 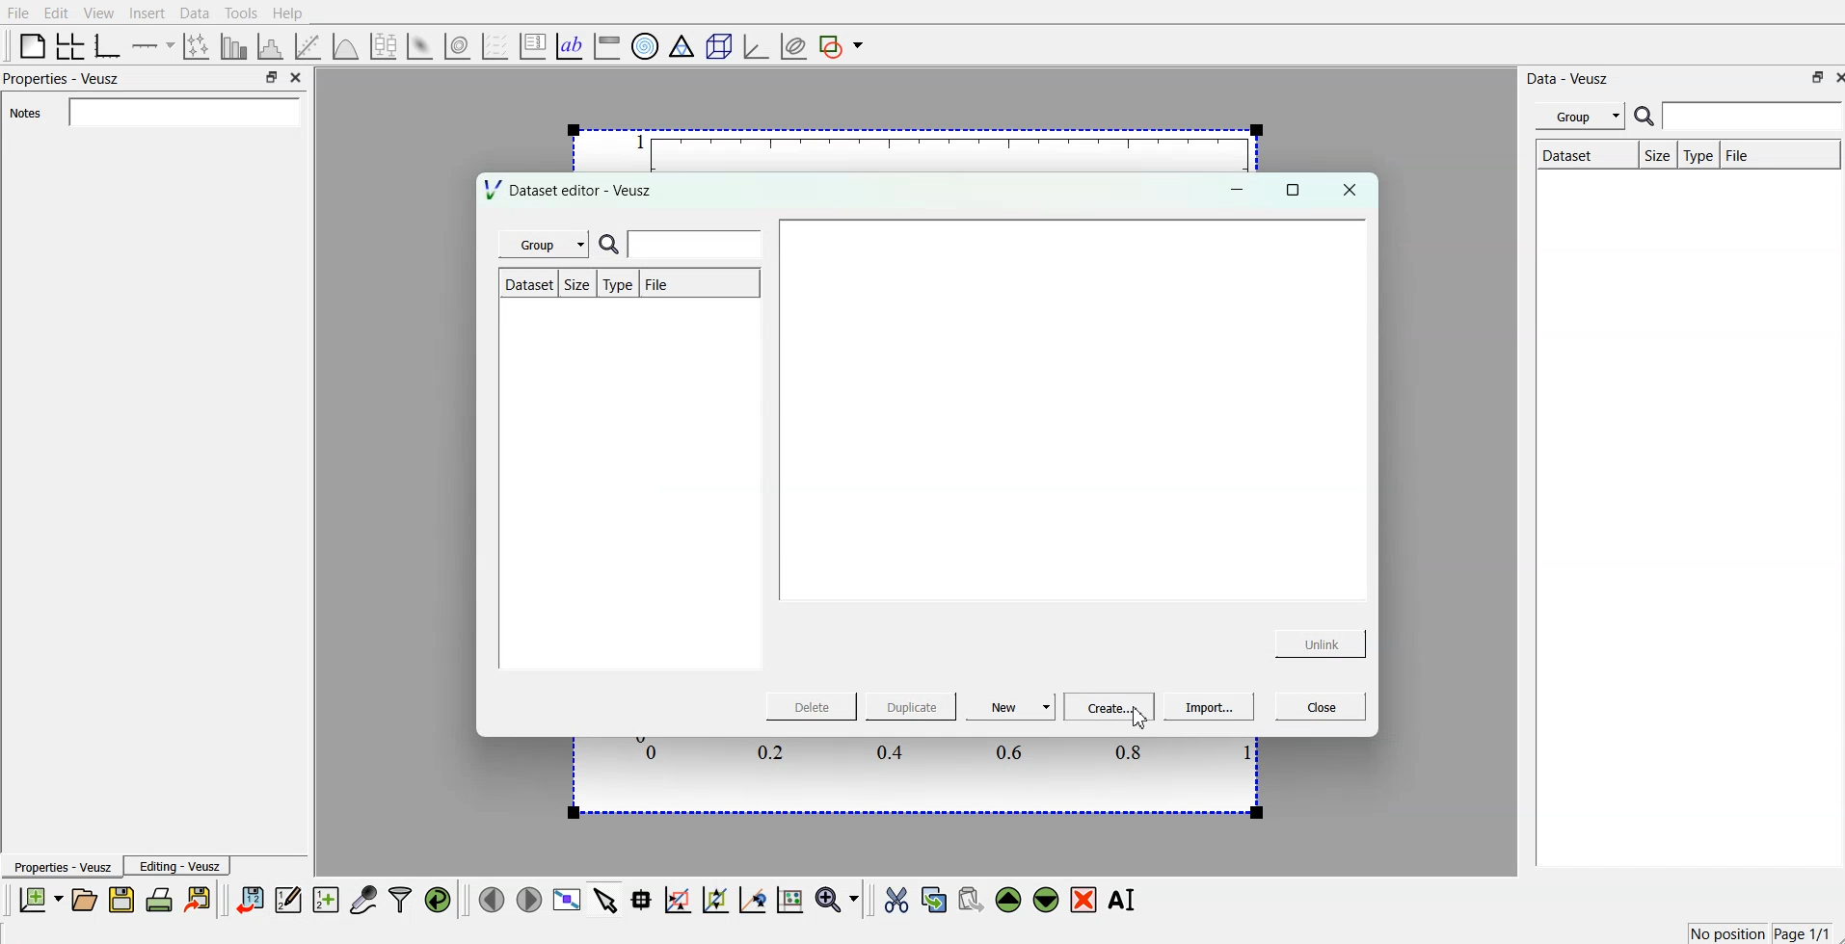 What do you see at coordinates (1349, 190) in the screenshot?
I see `close` at bounding box center [1349, 190].